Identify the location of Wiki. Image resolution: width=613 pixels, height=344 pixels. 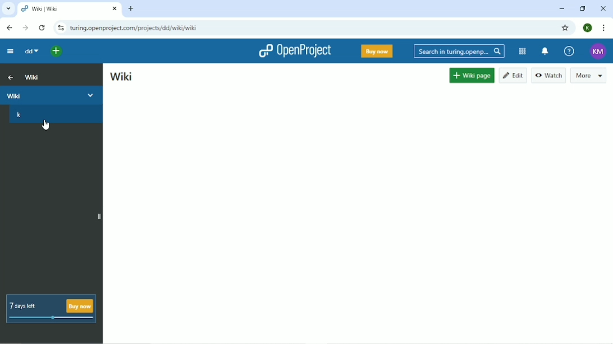
(120, 76).